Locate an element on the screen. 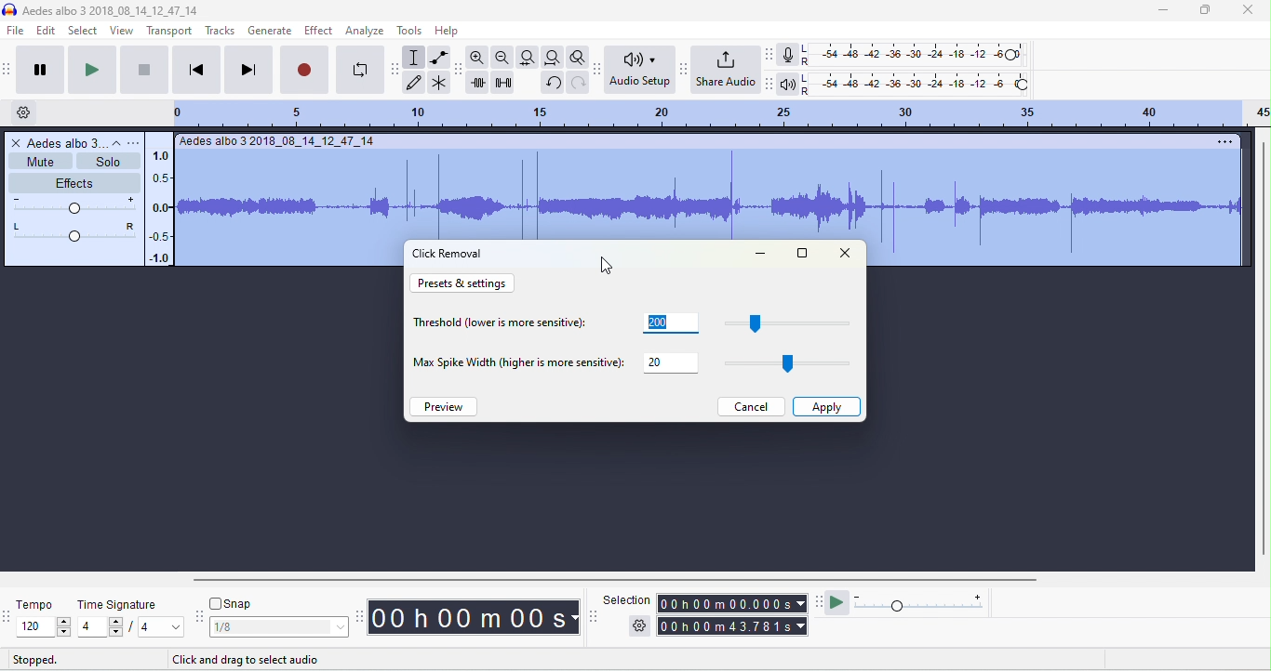  cursor is located at coordinates (606, 264).